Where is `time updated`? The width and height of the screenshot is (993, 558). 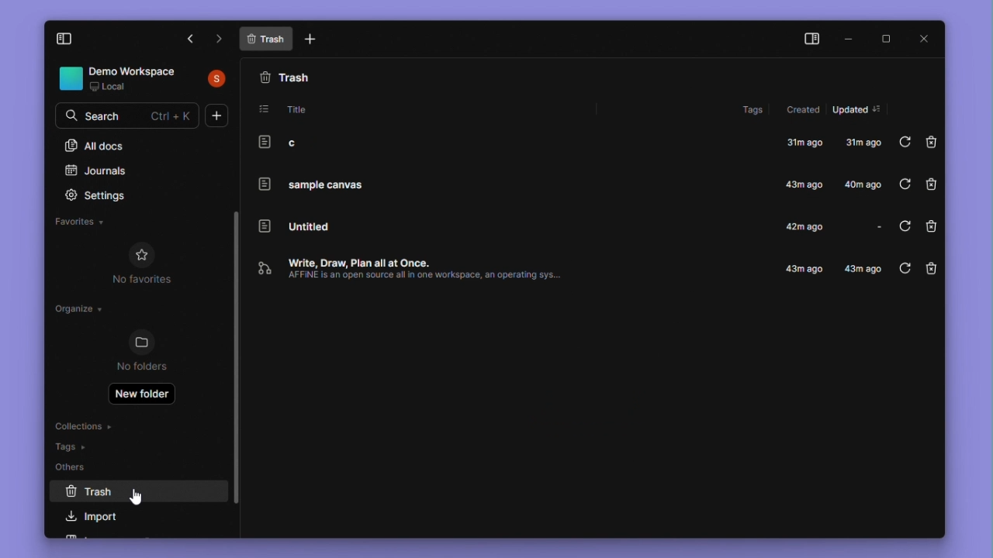
time updated is located at coordinates (864, 270).